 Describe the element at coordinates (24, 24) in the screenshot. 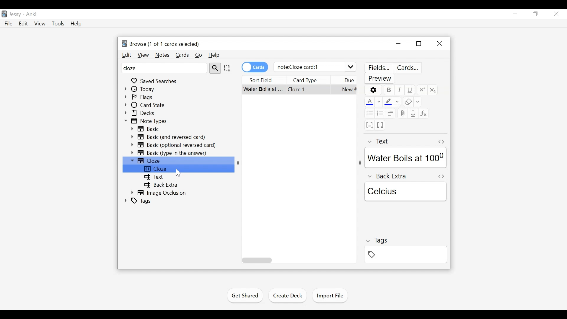

I see `Edit` at that location.